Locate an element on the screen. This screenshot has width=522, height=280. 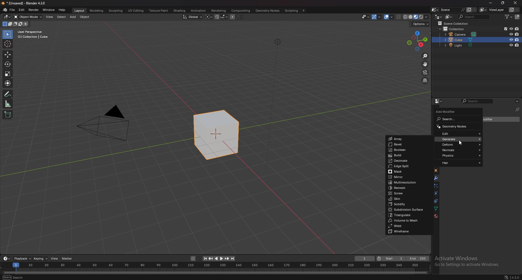
add workspace is located at coordinates (303, 11).